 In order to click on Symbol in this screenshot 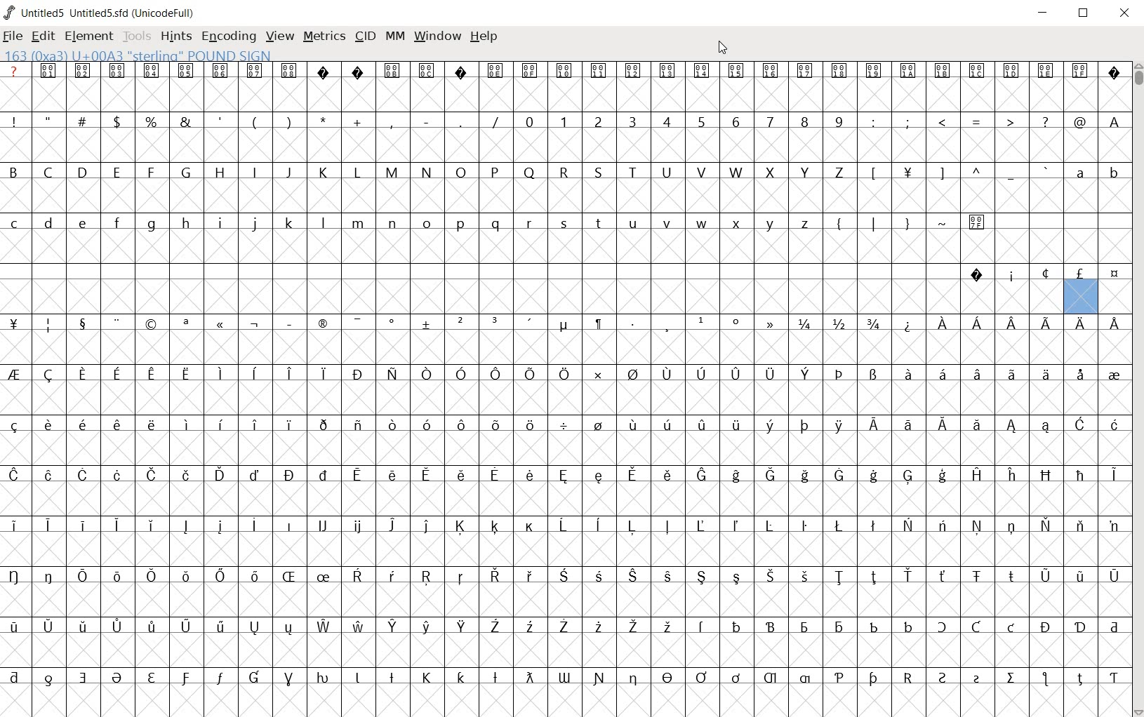, I will do `click(771, 374)`.